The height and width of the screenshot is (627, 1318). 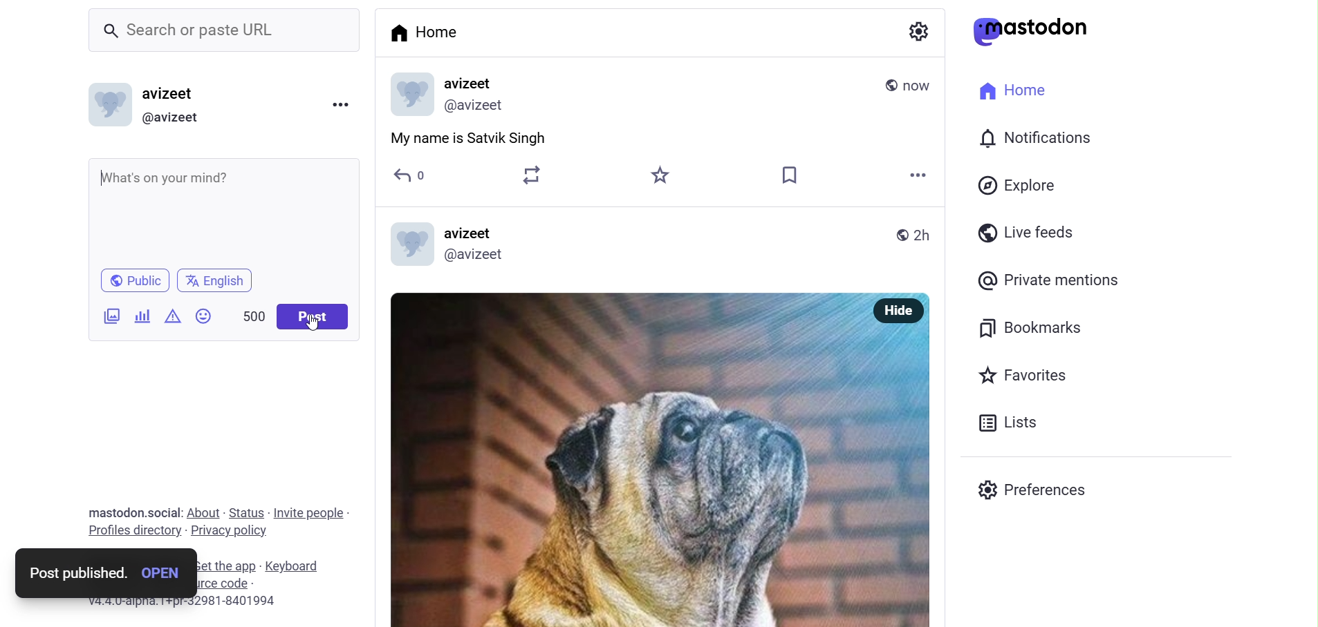 I want to click on Explore, so click(x=1018, y=184).